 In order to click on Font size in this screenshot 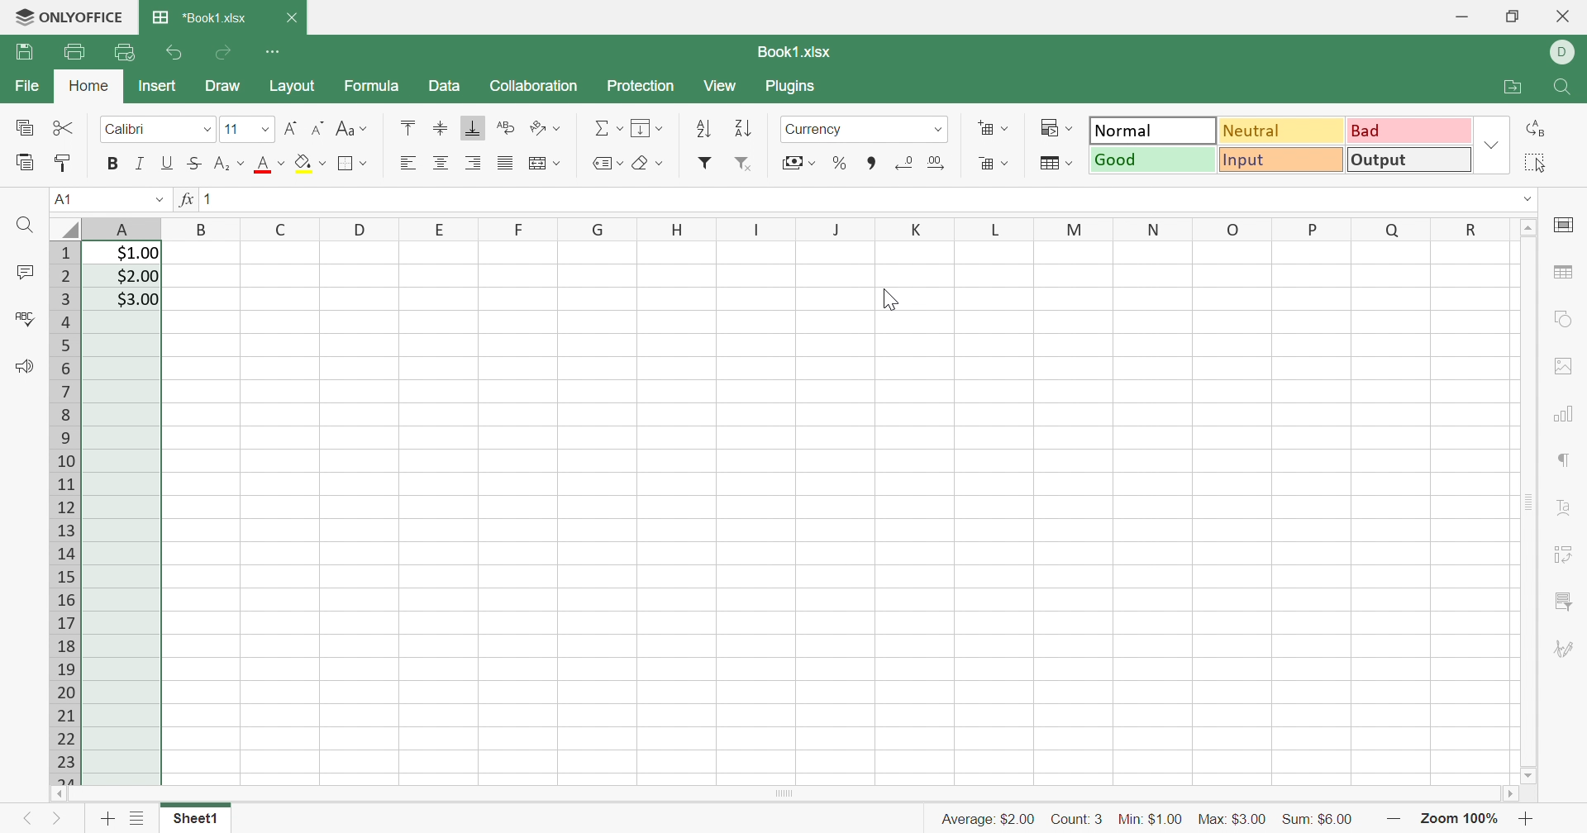, I will do `click(246, 129)`.